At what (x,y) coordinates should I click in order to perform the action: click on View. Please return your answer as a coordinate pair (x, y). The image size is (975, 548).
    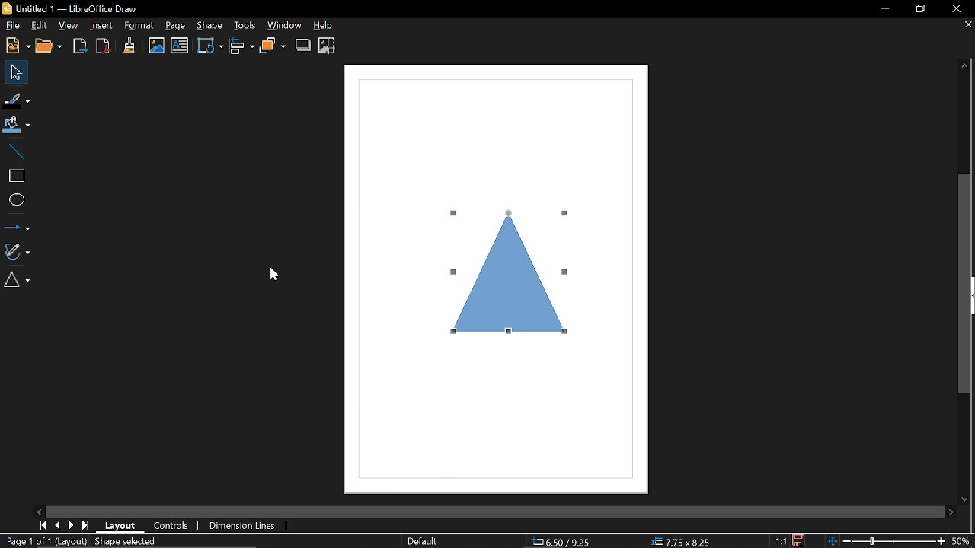
    Looking at the image, I should click on (69, 25).